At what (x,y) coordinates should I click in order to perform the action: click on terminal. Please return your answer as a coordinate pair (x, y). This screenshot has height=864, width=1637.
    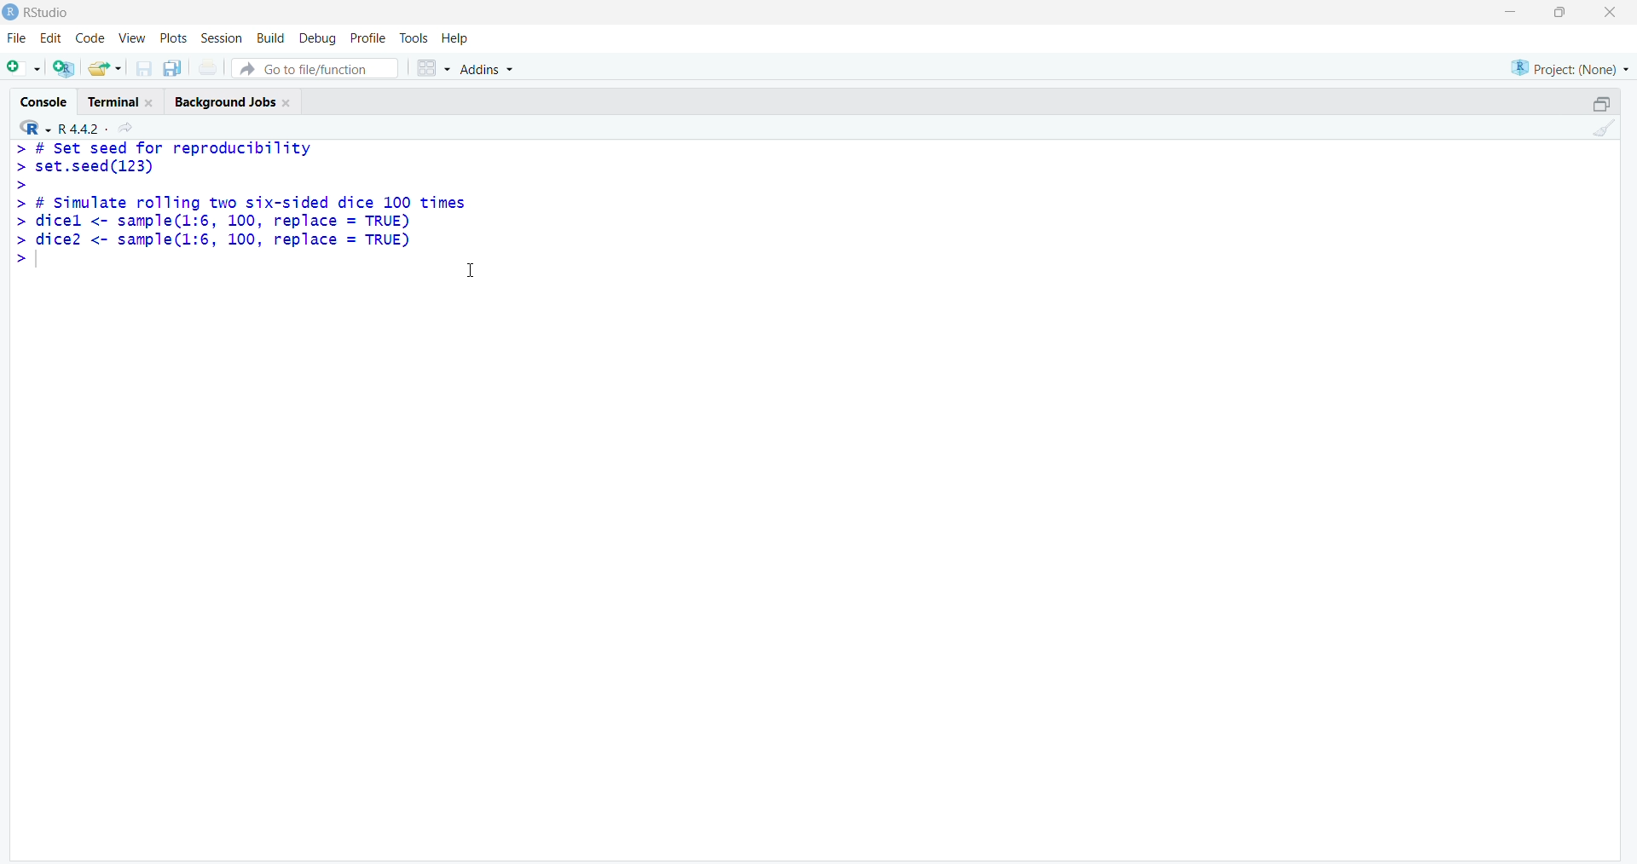
    Looking at the image, I should click on (113, 103).